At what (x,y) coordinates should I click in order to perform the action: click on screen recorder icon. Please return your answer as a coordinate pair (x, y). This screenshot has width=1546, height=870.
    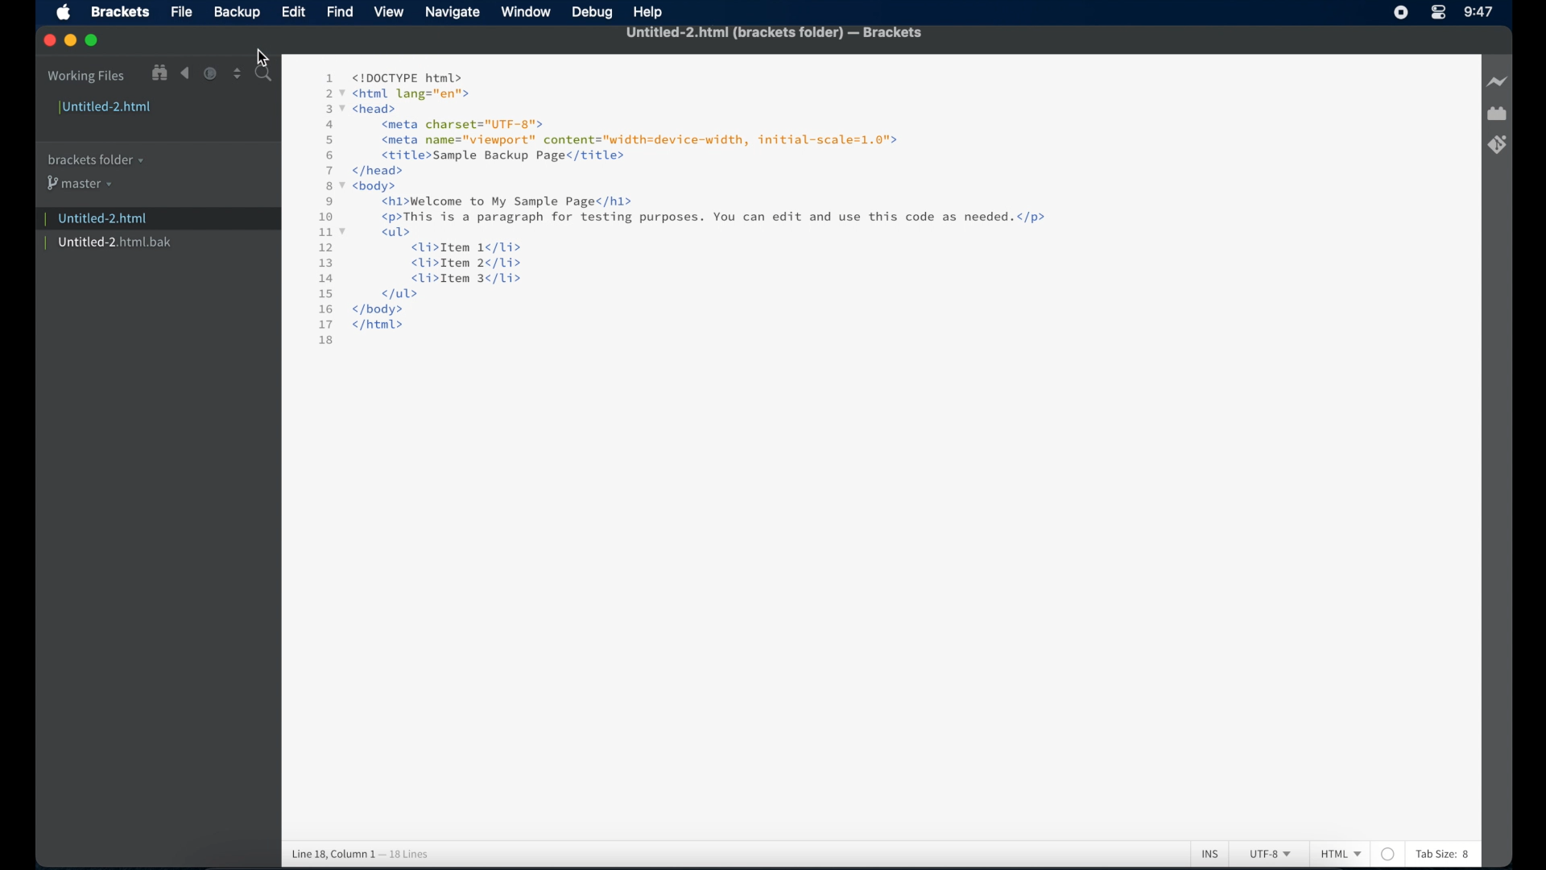
    Looking at the image, I should click on (1401, 12).